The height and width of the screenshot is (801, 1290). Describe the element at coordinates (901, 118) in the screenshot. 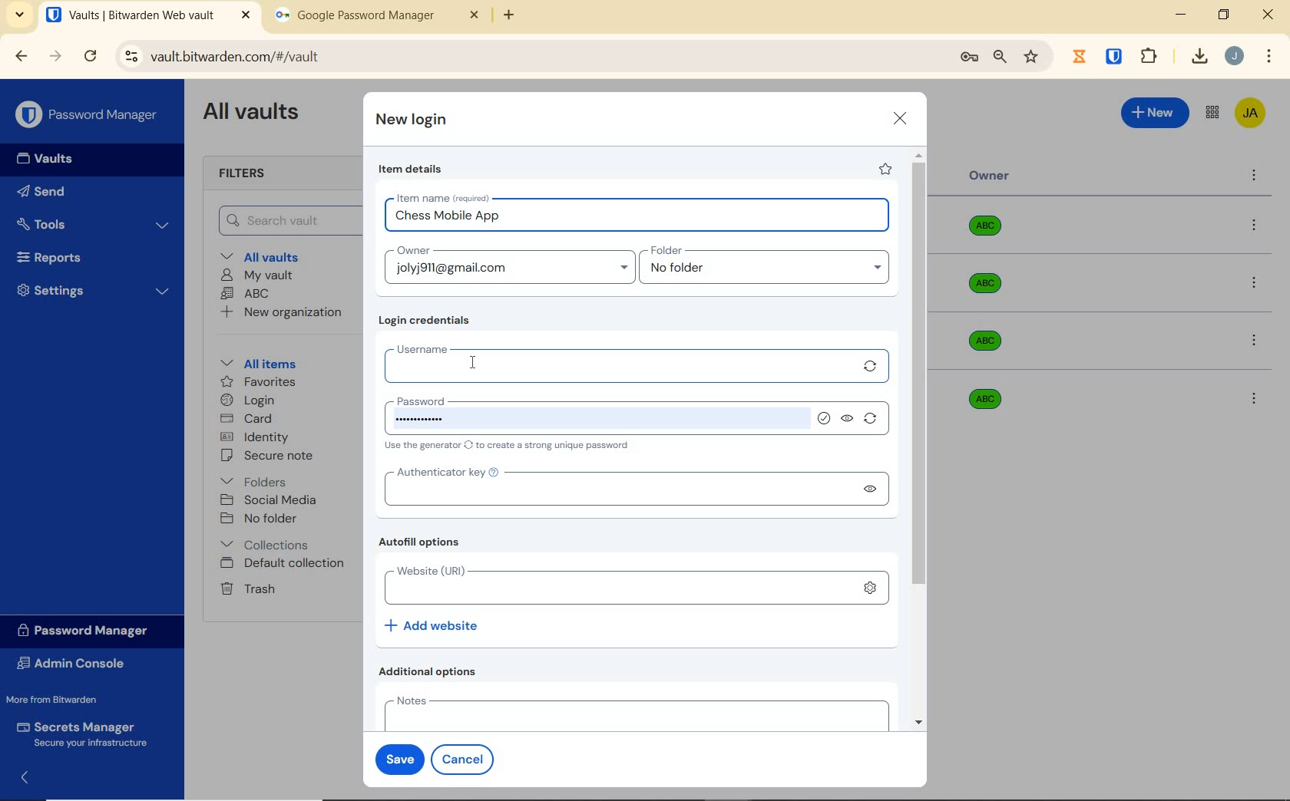

I see `close` at that location.